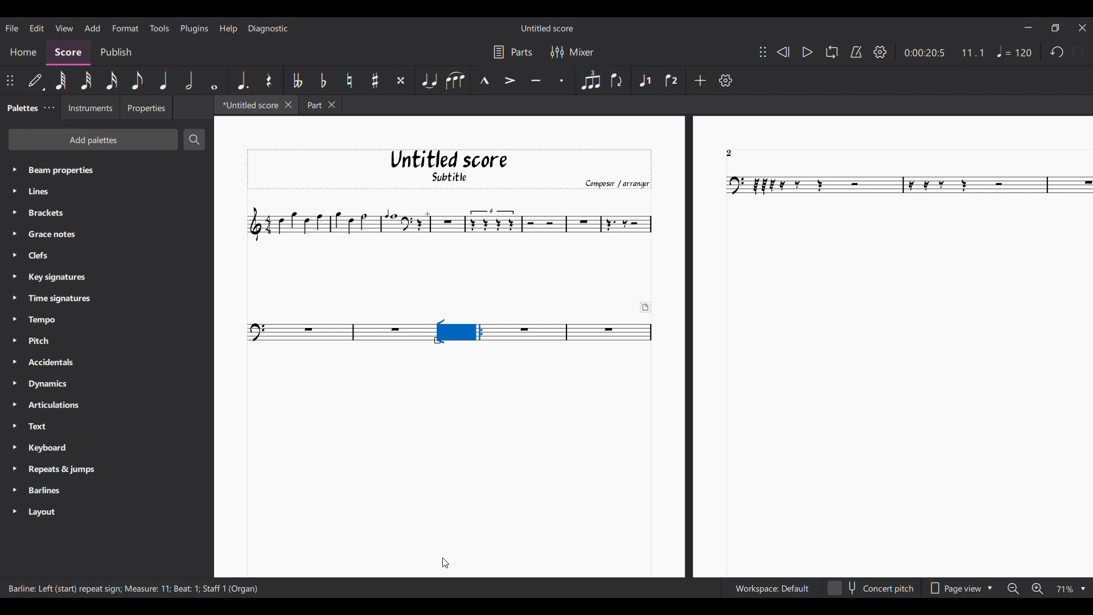 The height and width of the screenshot is (615, 1093). What do you see at coordinates (459, 332) in the screenshot?
I see `Highlighted by cursor` at bounding box center [459, 332].